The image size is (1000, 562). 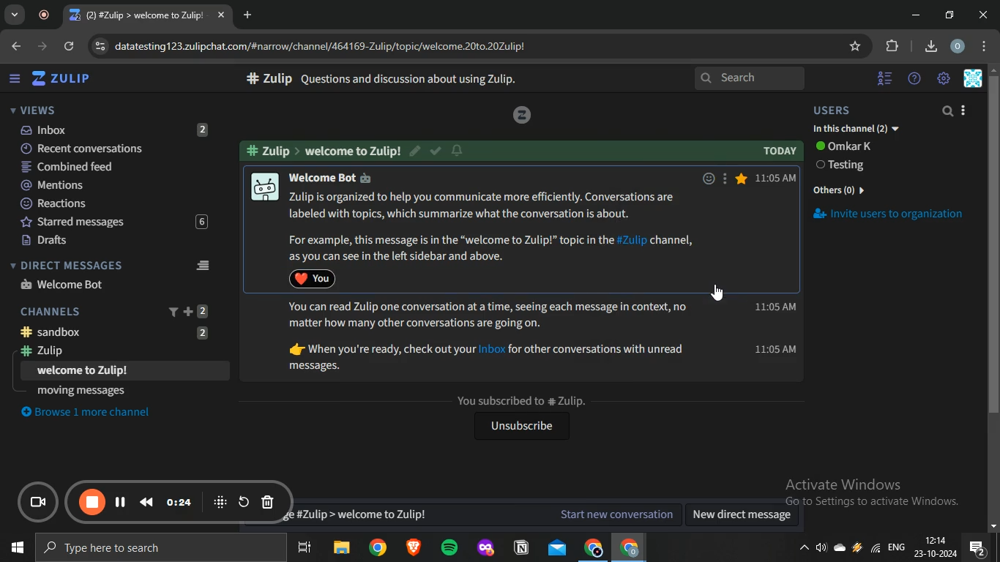 What do you see at coordinates (857, 130) in the screenshot?
I see `in this channel` at bounding box center [857, 130].